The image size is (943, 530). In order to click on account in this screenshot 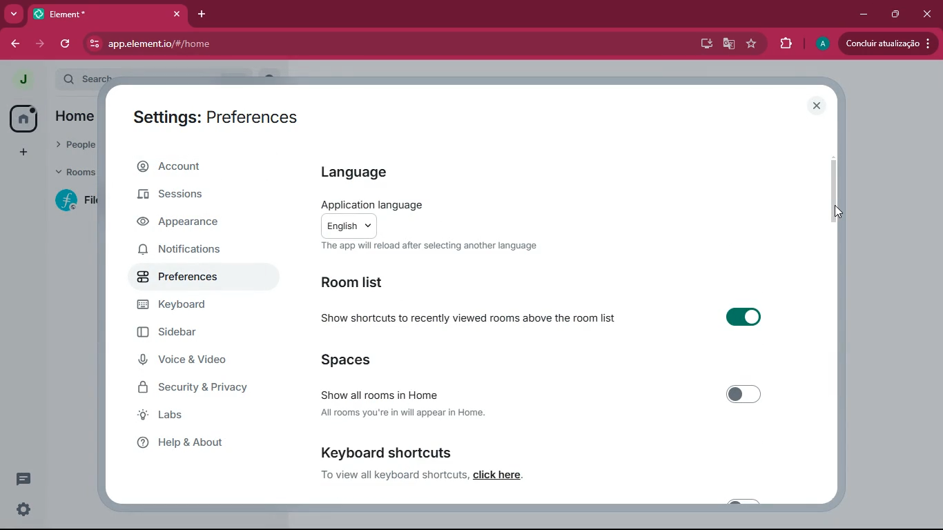, I will do `click(202, 166)`.